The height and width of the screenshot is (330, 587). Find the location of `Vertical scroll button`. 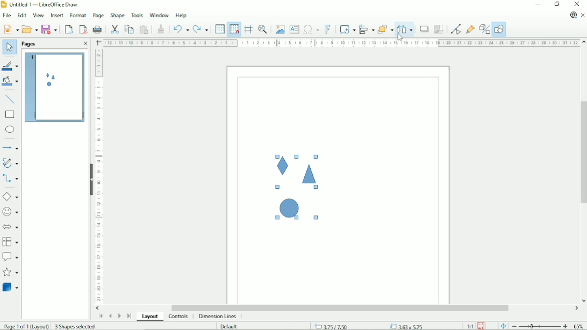

Vertical scroll button is located at coordinates (583, 42).